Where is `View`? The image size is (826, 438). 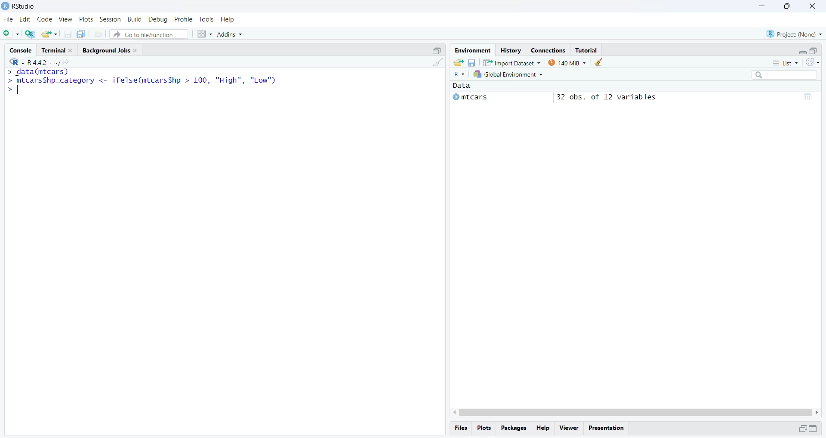
View is located at coordinates (65, 19).